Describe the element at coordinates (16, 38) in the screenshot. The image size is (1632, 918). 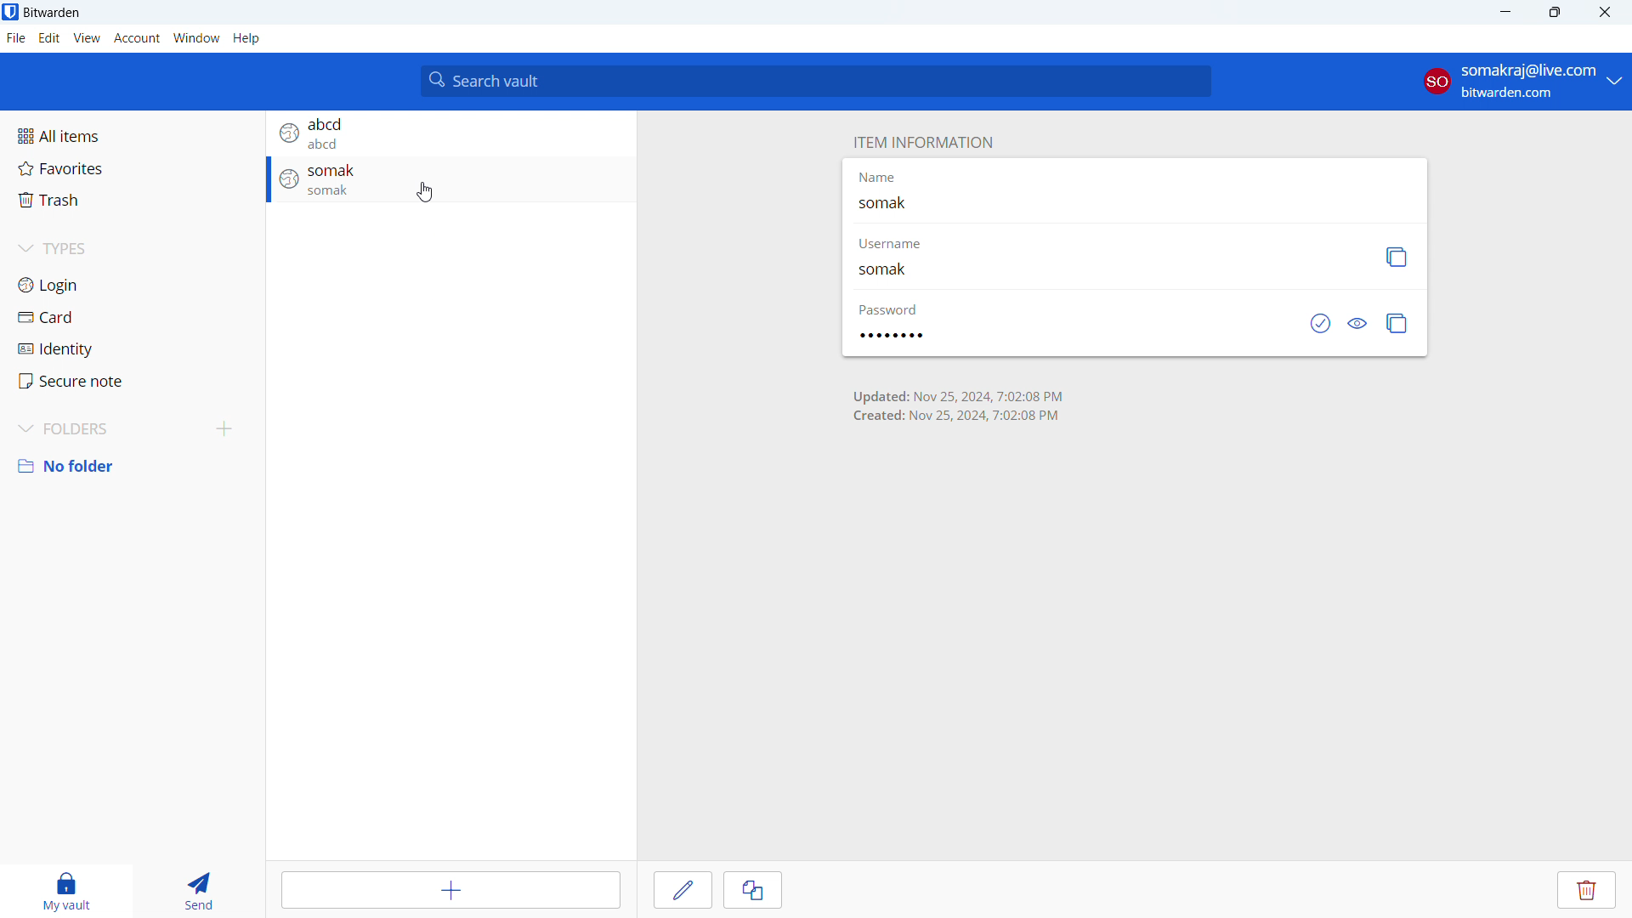
I see `file` at that location.